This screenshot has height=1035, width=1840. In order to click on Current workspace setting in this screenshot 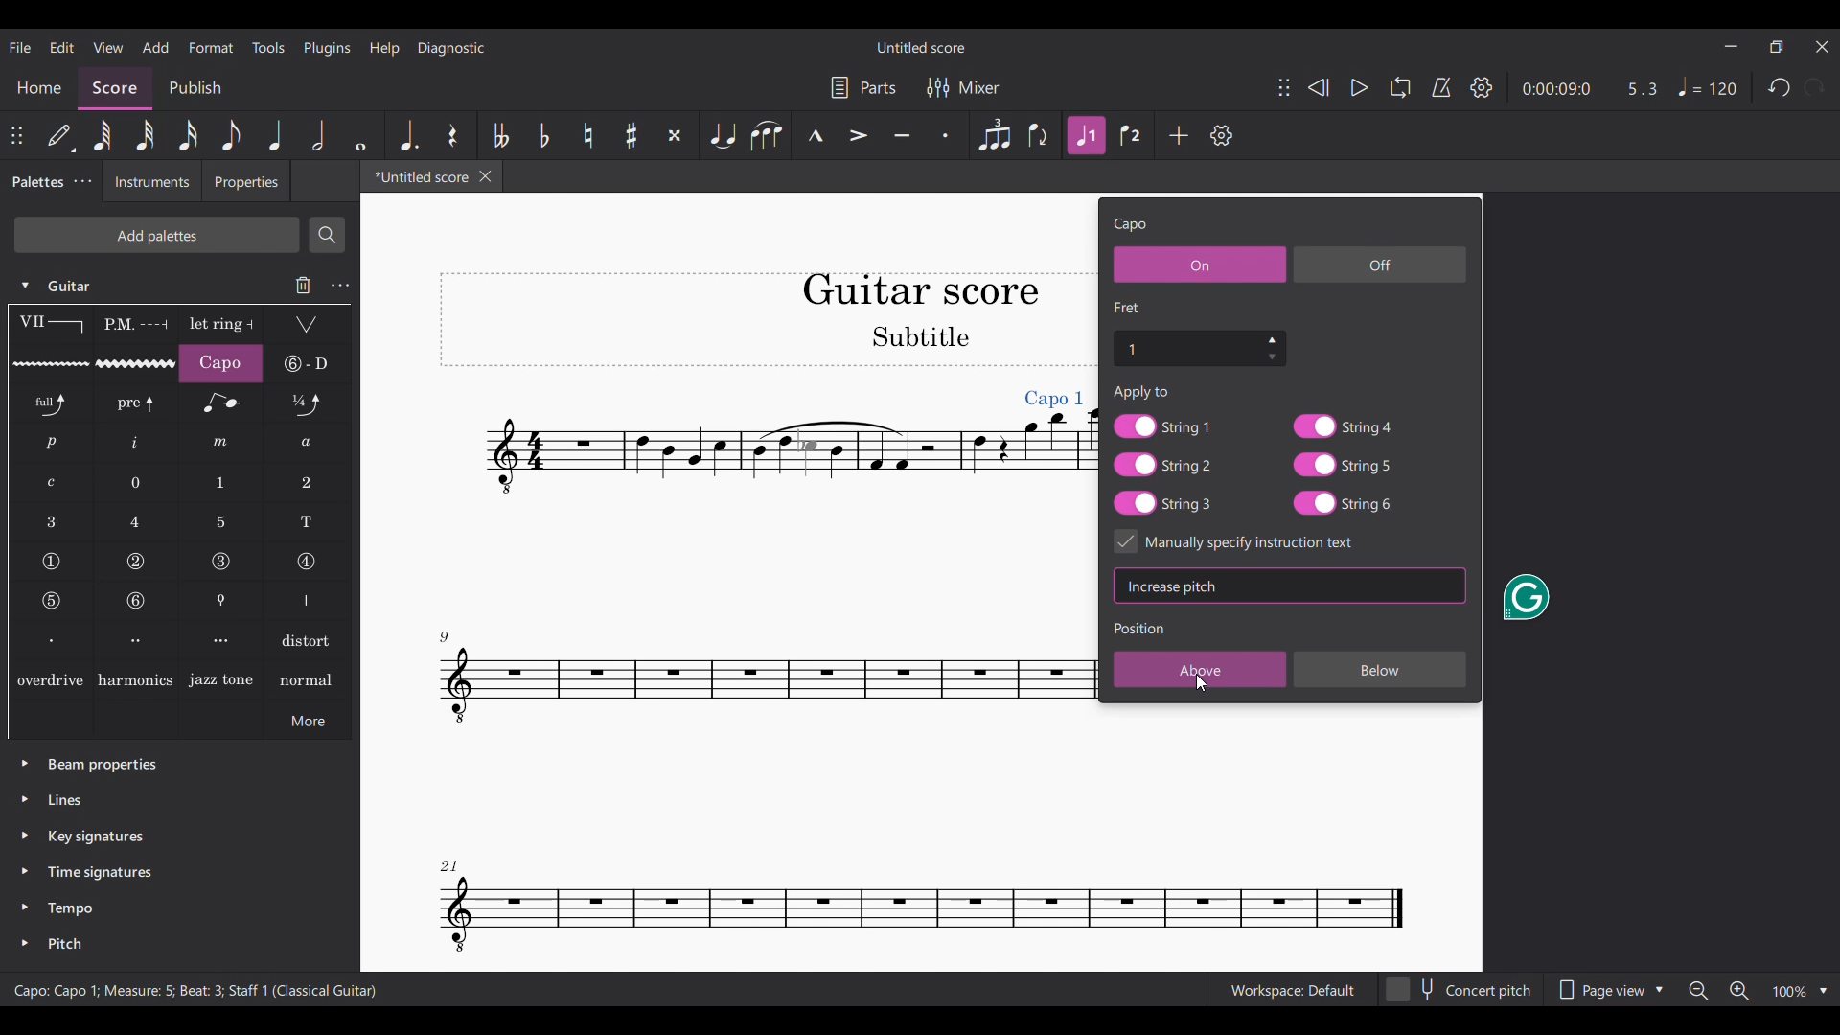, I will do `click(1292, 990)`.